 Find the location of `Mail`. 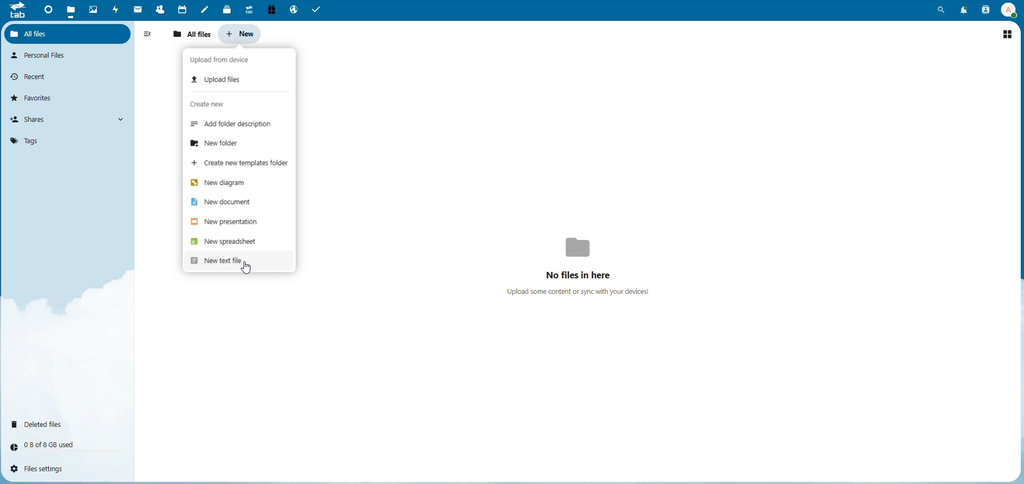

Mail is located at coordinates (138, 10).